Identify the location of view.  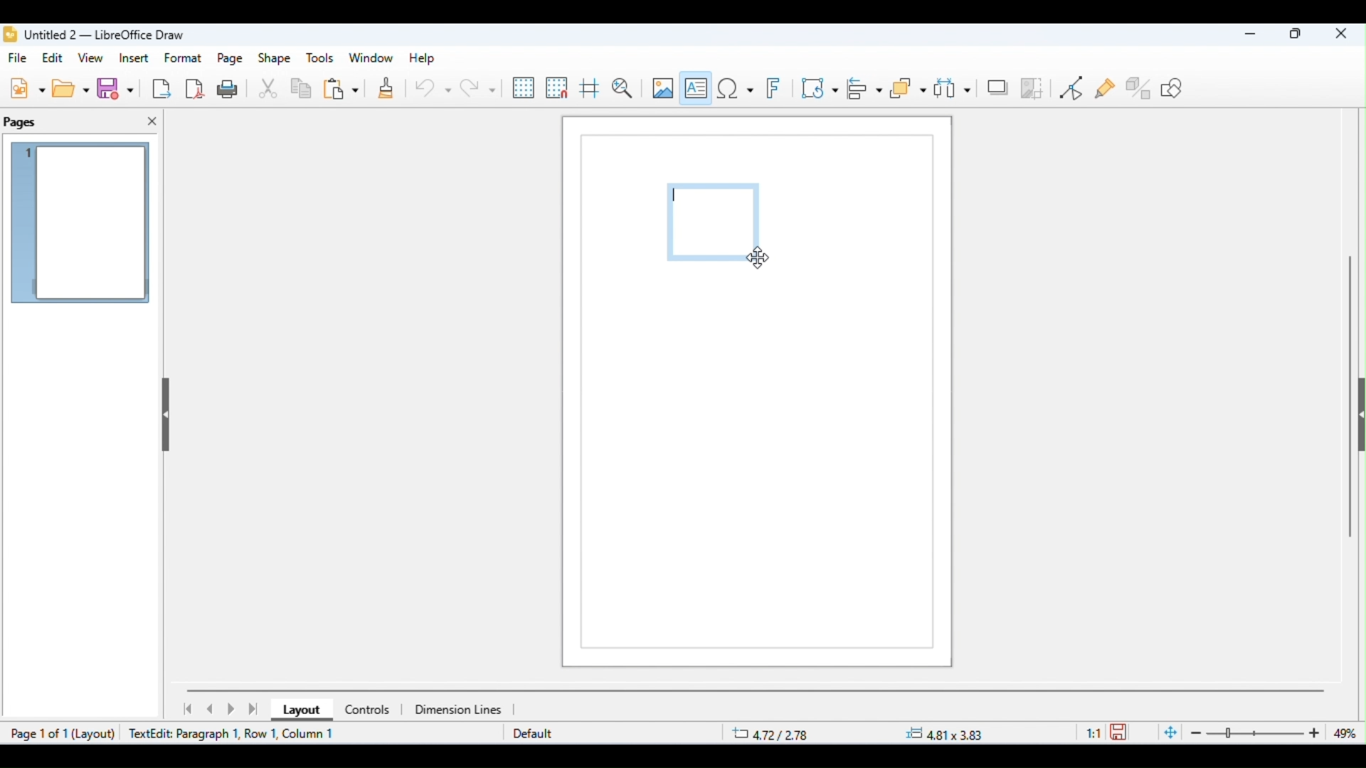
(92, 59).